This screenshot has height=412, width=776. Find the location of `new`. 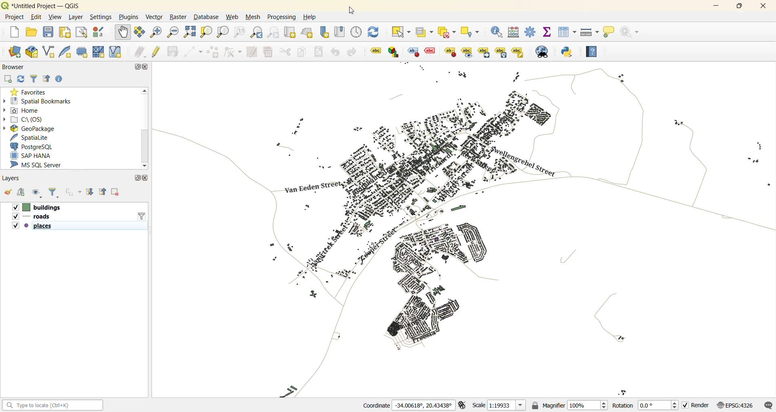

new is located at coordinates (13, 33).